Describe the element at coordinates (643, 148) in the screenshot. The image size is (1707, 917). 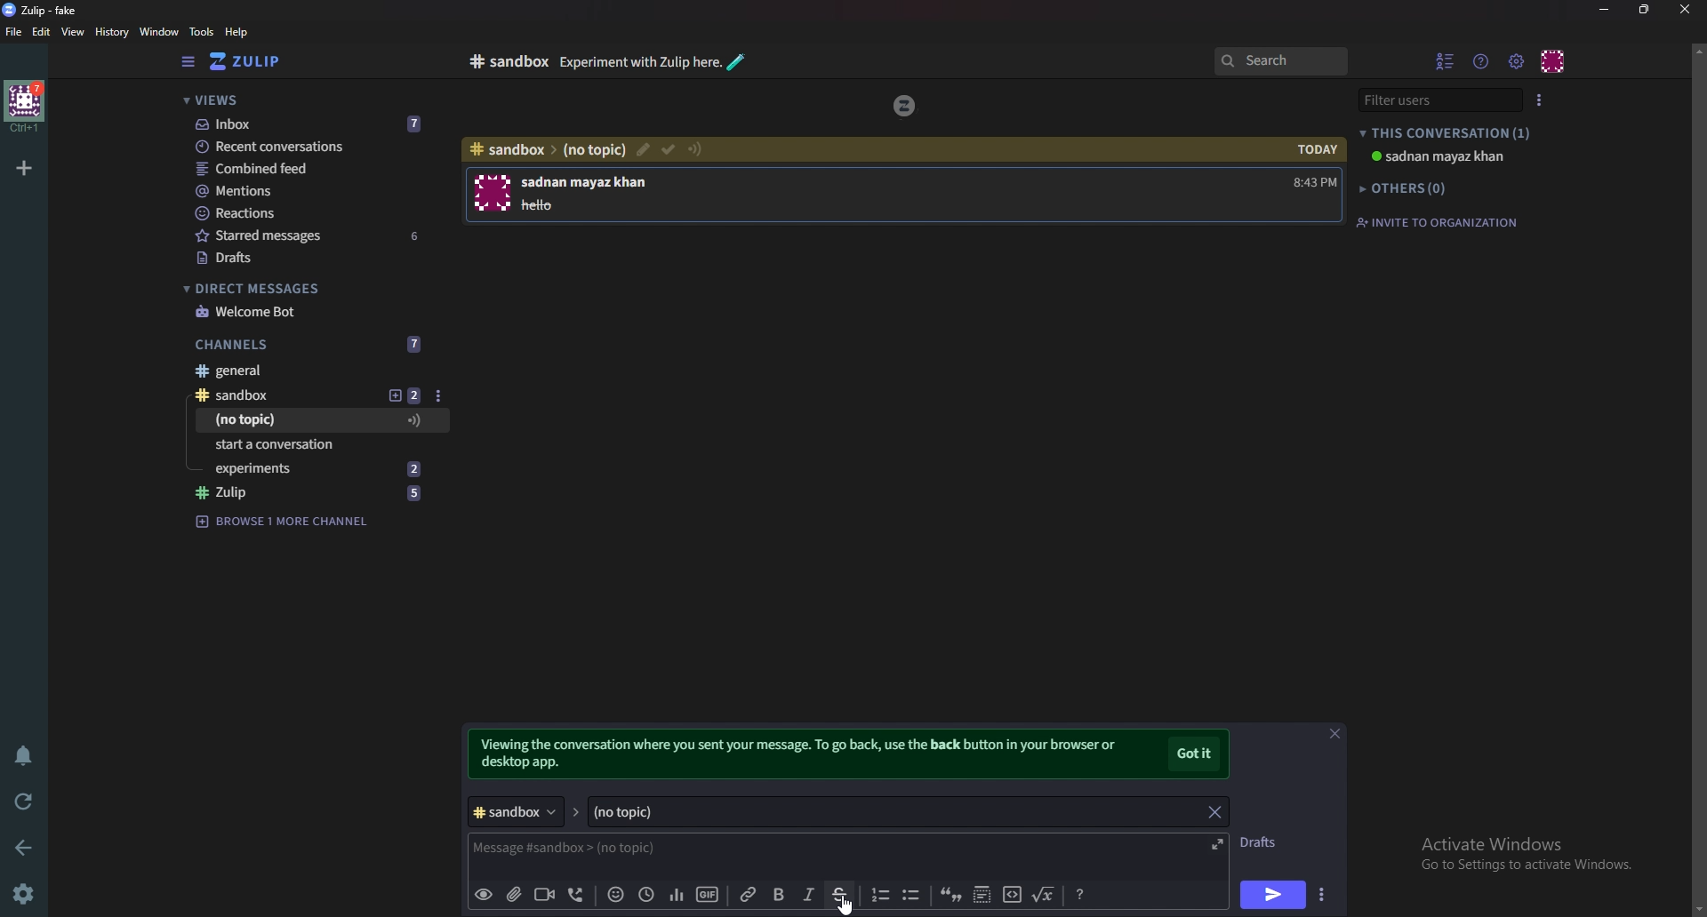
I see `Mark as resolved` at that location.